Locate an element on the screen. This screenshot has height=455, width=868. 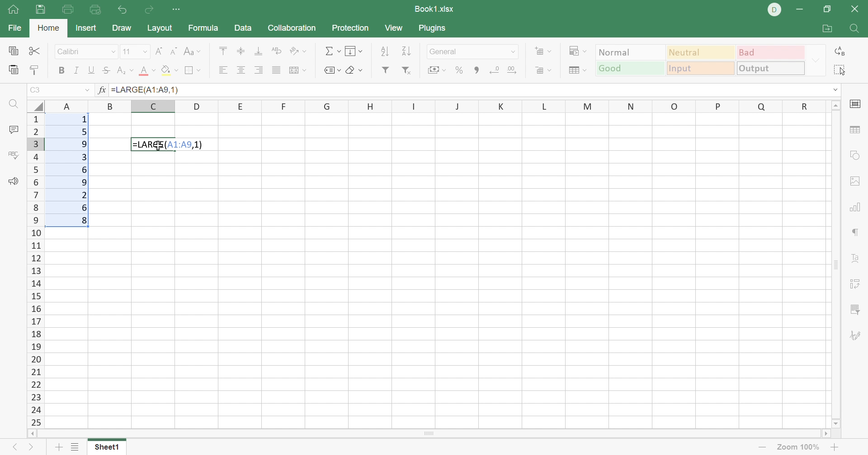
Plugins is located at coordinates (432, 27).